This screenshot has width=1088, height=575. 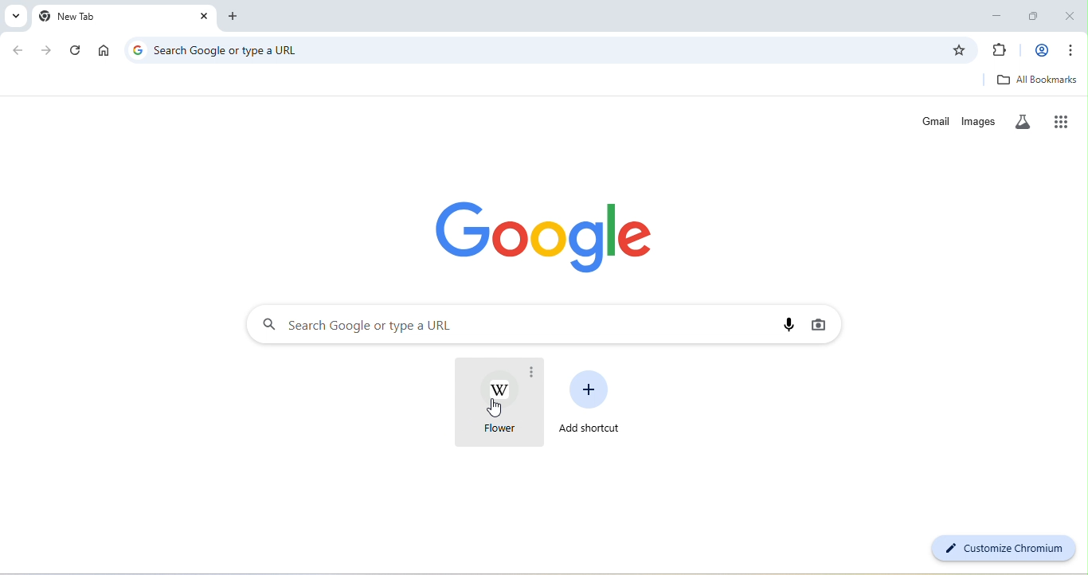 What do you see at coordinates (936, 121) in the screenshot?
I see `gmail` at bounding box center [936, 121].